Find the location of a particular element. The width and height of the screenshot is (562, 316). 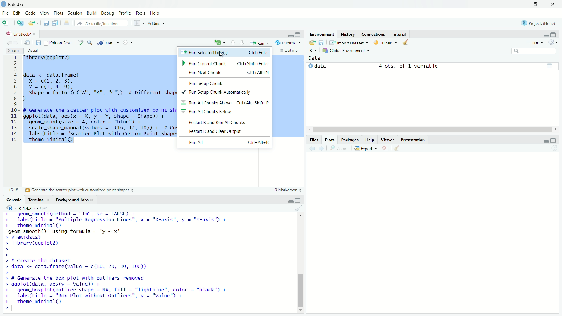

Knit is located at coordinates (108, 42).